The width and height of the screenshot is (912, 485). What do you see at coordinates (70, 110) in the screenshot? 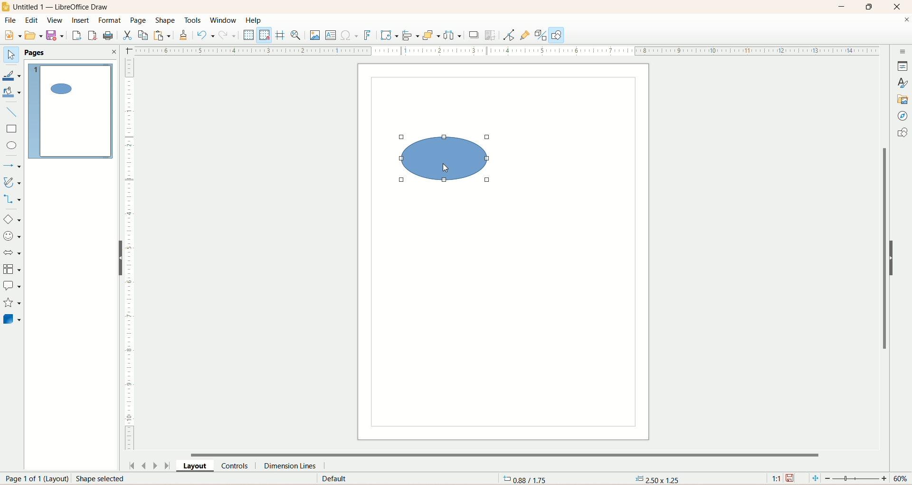
I see `page 1` at bounding box center [70, 110].